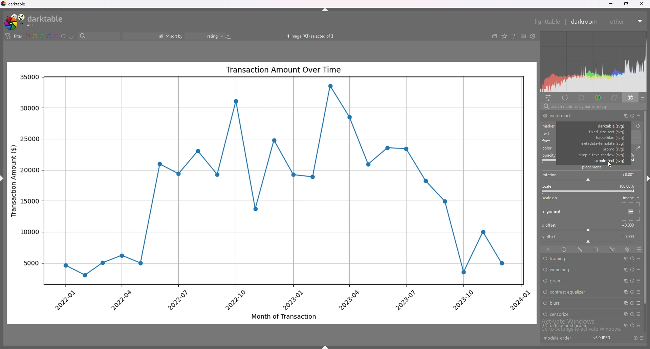 This screenshot has height=349, width=650. Describe the element at coordinates (597, 249) in the screenshot. I see `parametric mask` at that location.